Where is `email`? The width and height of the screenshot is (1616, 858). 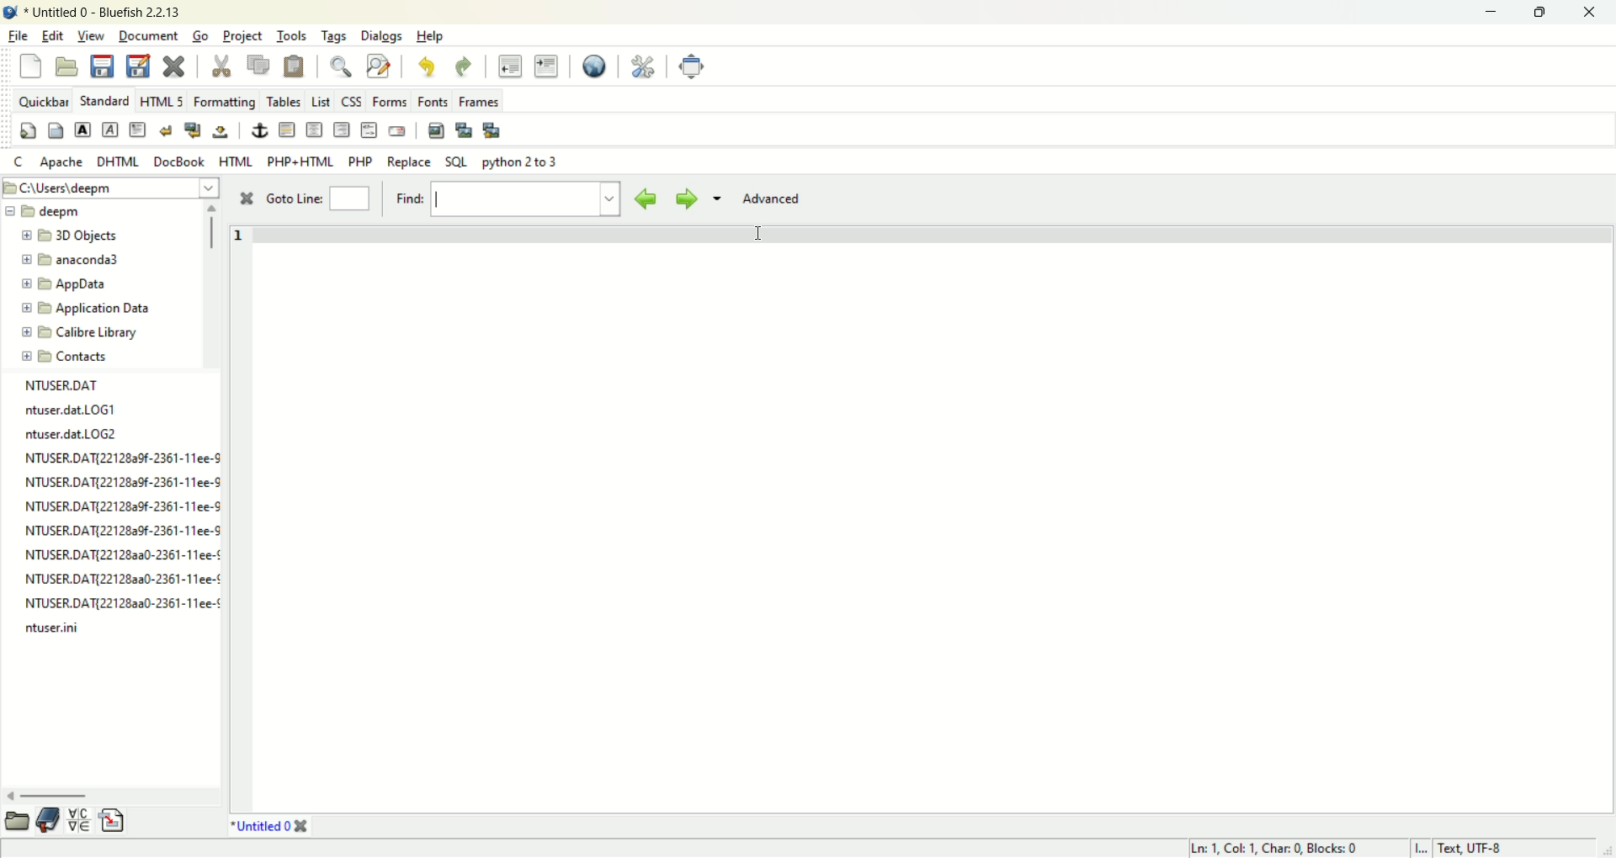 email is located at coordinates (396, 132).